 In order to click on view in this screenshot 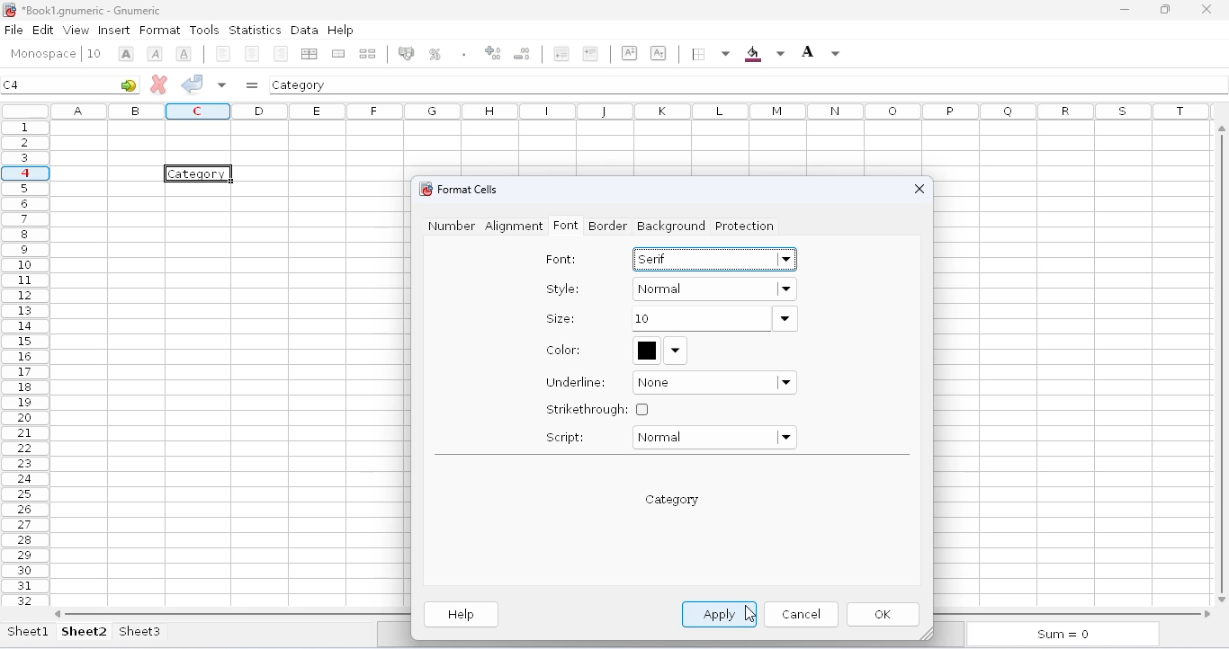, I will do `click(76, 30)`.